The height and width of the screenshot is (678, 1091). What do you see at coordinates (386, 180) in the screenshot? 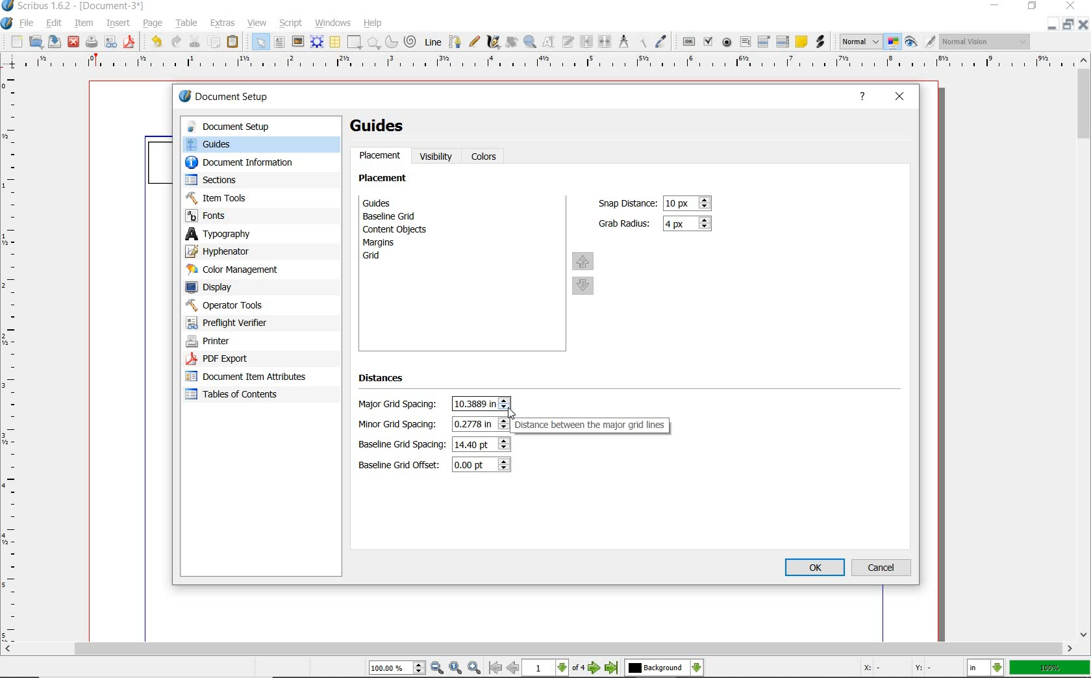
I see `placement` at bounding box center [386, 180].